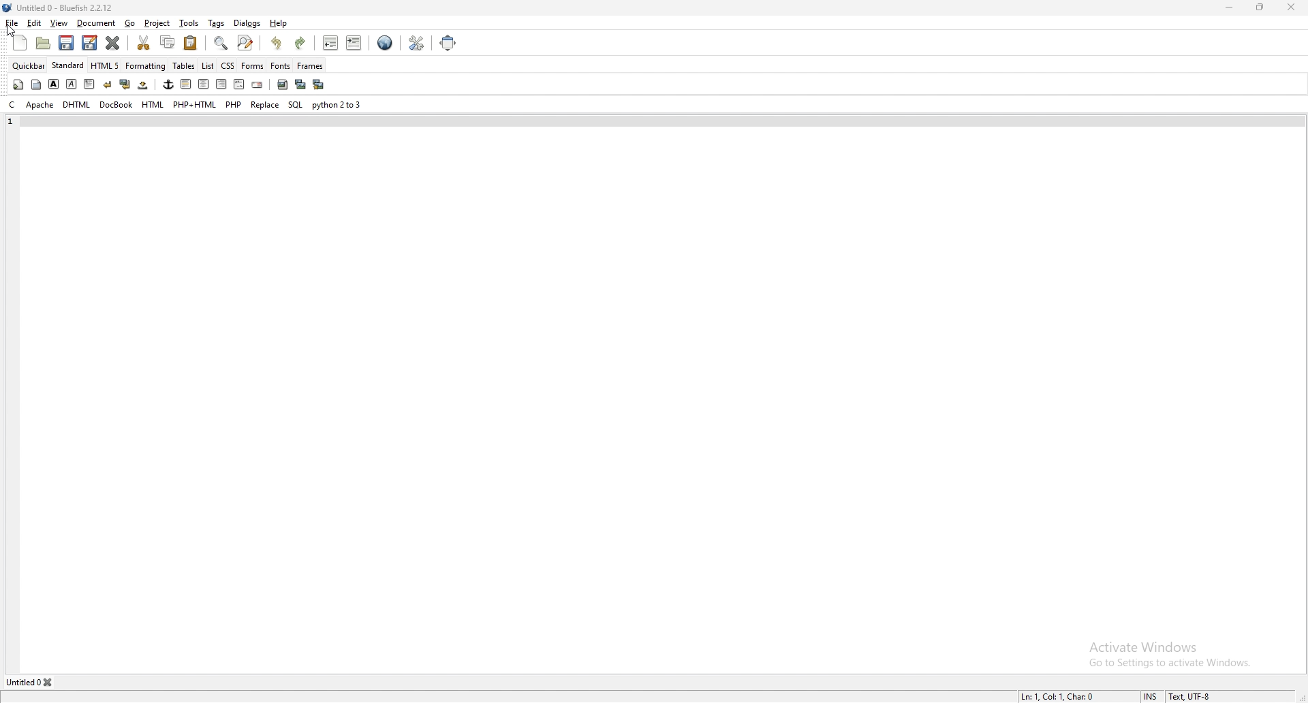 This screenshot has height=703, width=1308. Describe the element at coordinates (54, 84) in the screenshot. I see `bold` at that location.